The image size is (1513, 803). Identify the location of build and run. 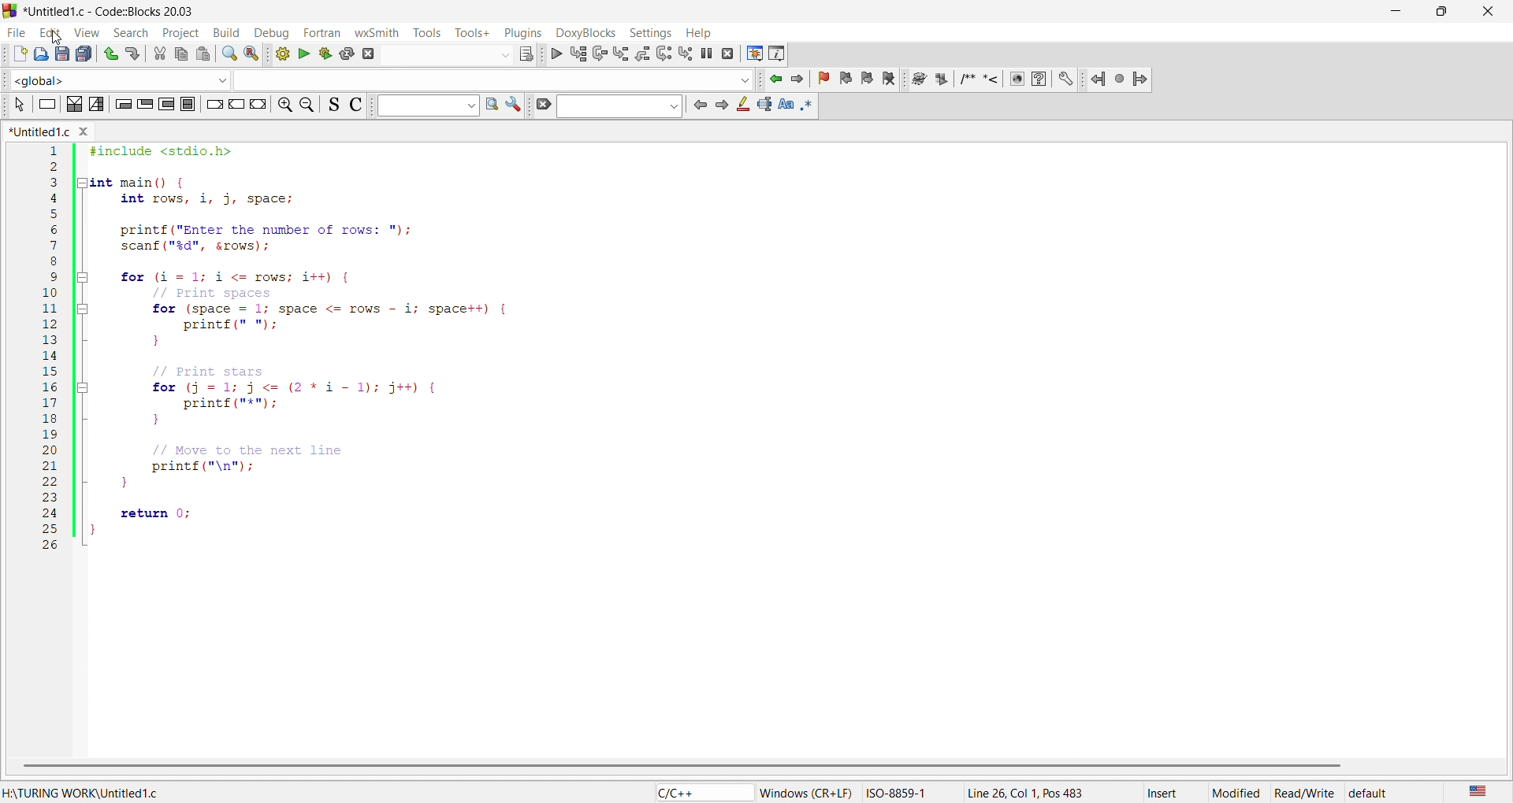
(322, 54).